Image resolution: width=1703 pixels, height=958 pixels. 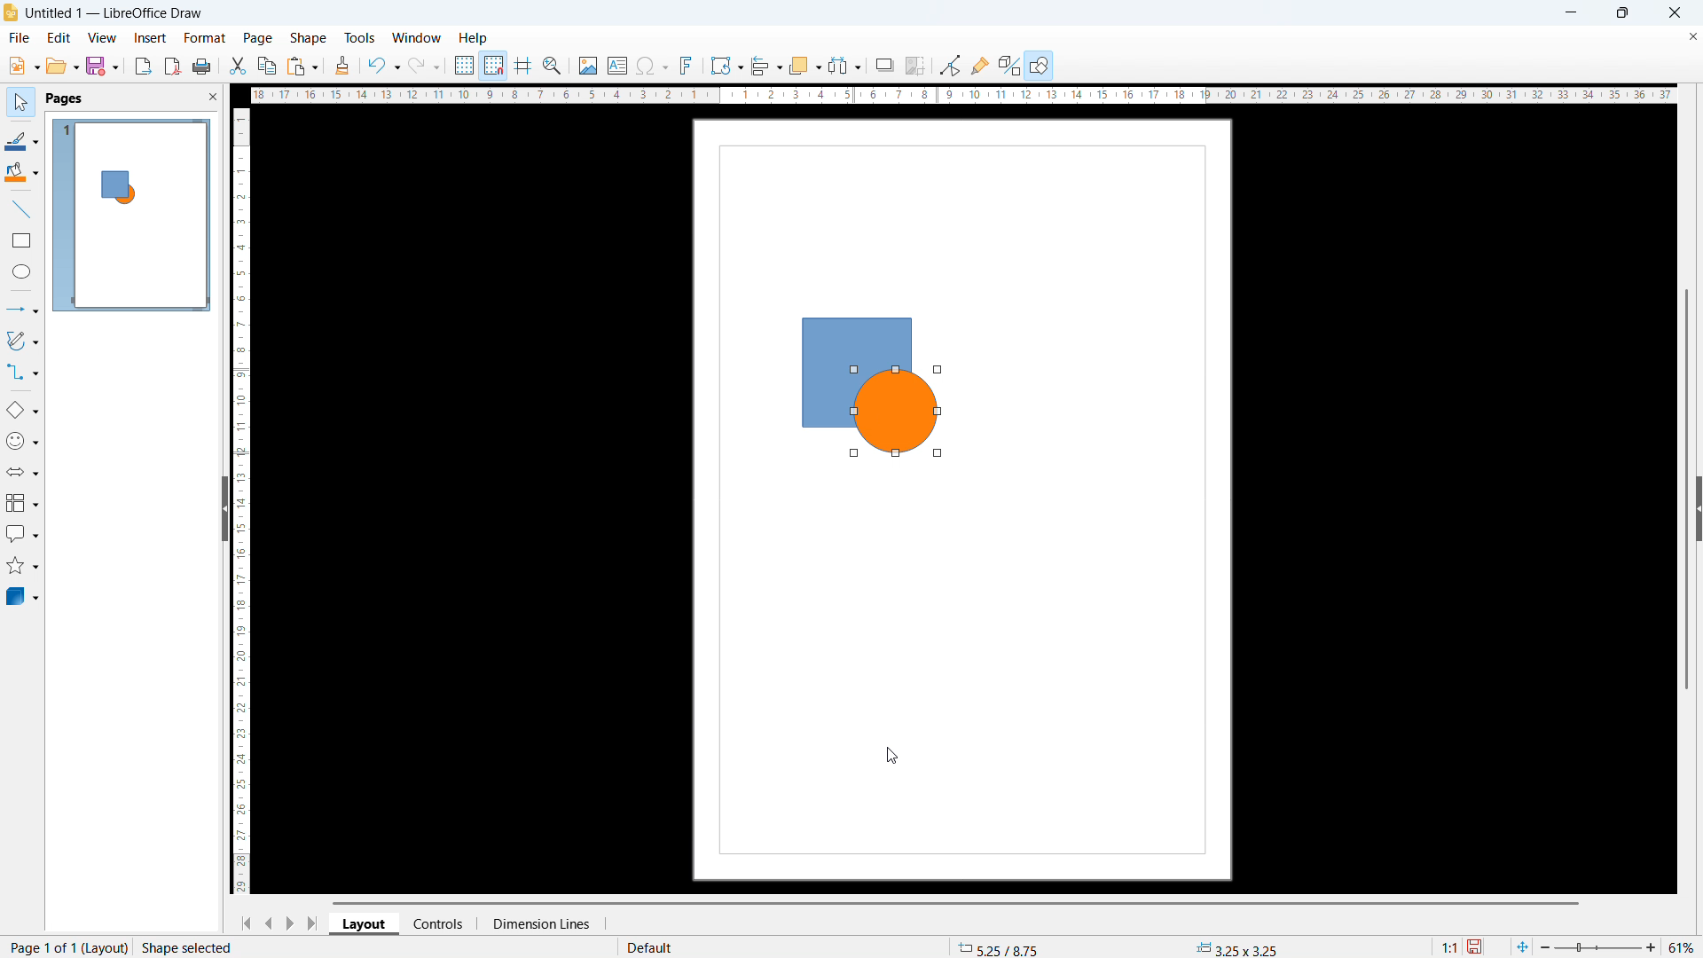 What do you see at coordinates (173, 67) in the screenshot?
I see `export as pdf` at bounding box center [173, 67].